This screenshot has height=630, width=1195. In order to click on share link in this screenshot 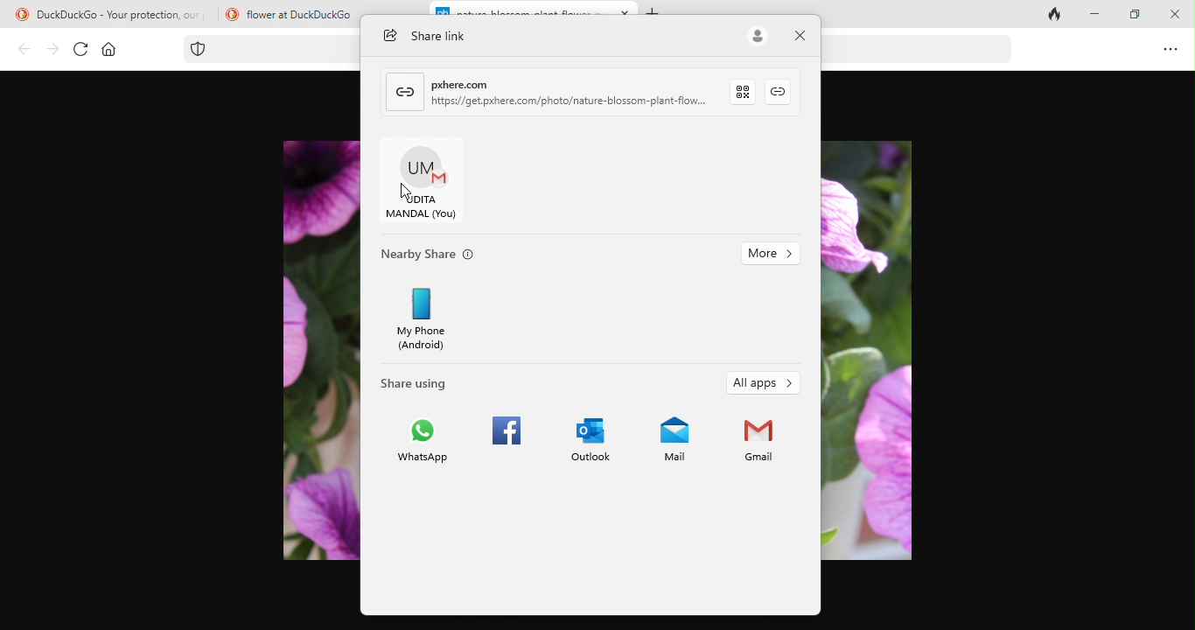, I will do `click(434, 36)`.